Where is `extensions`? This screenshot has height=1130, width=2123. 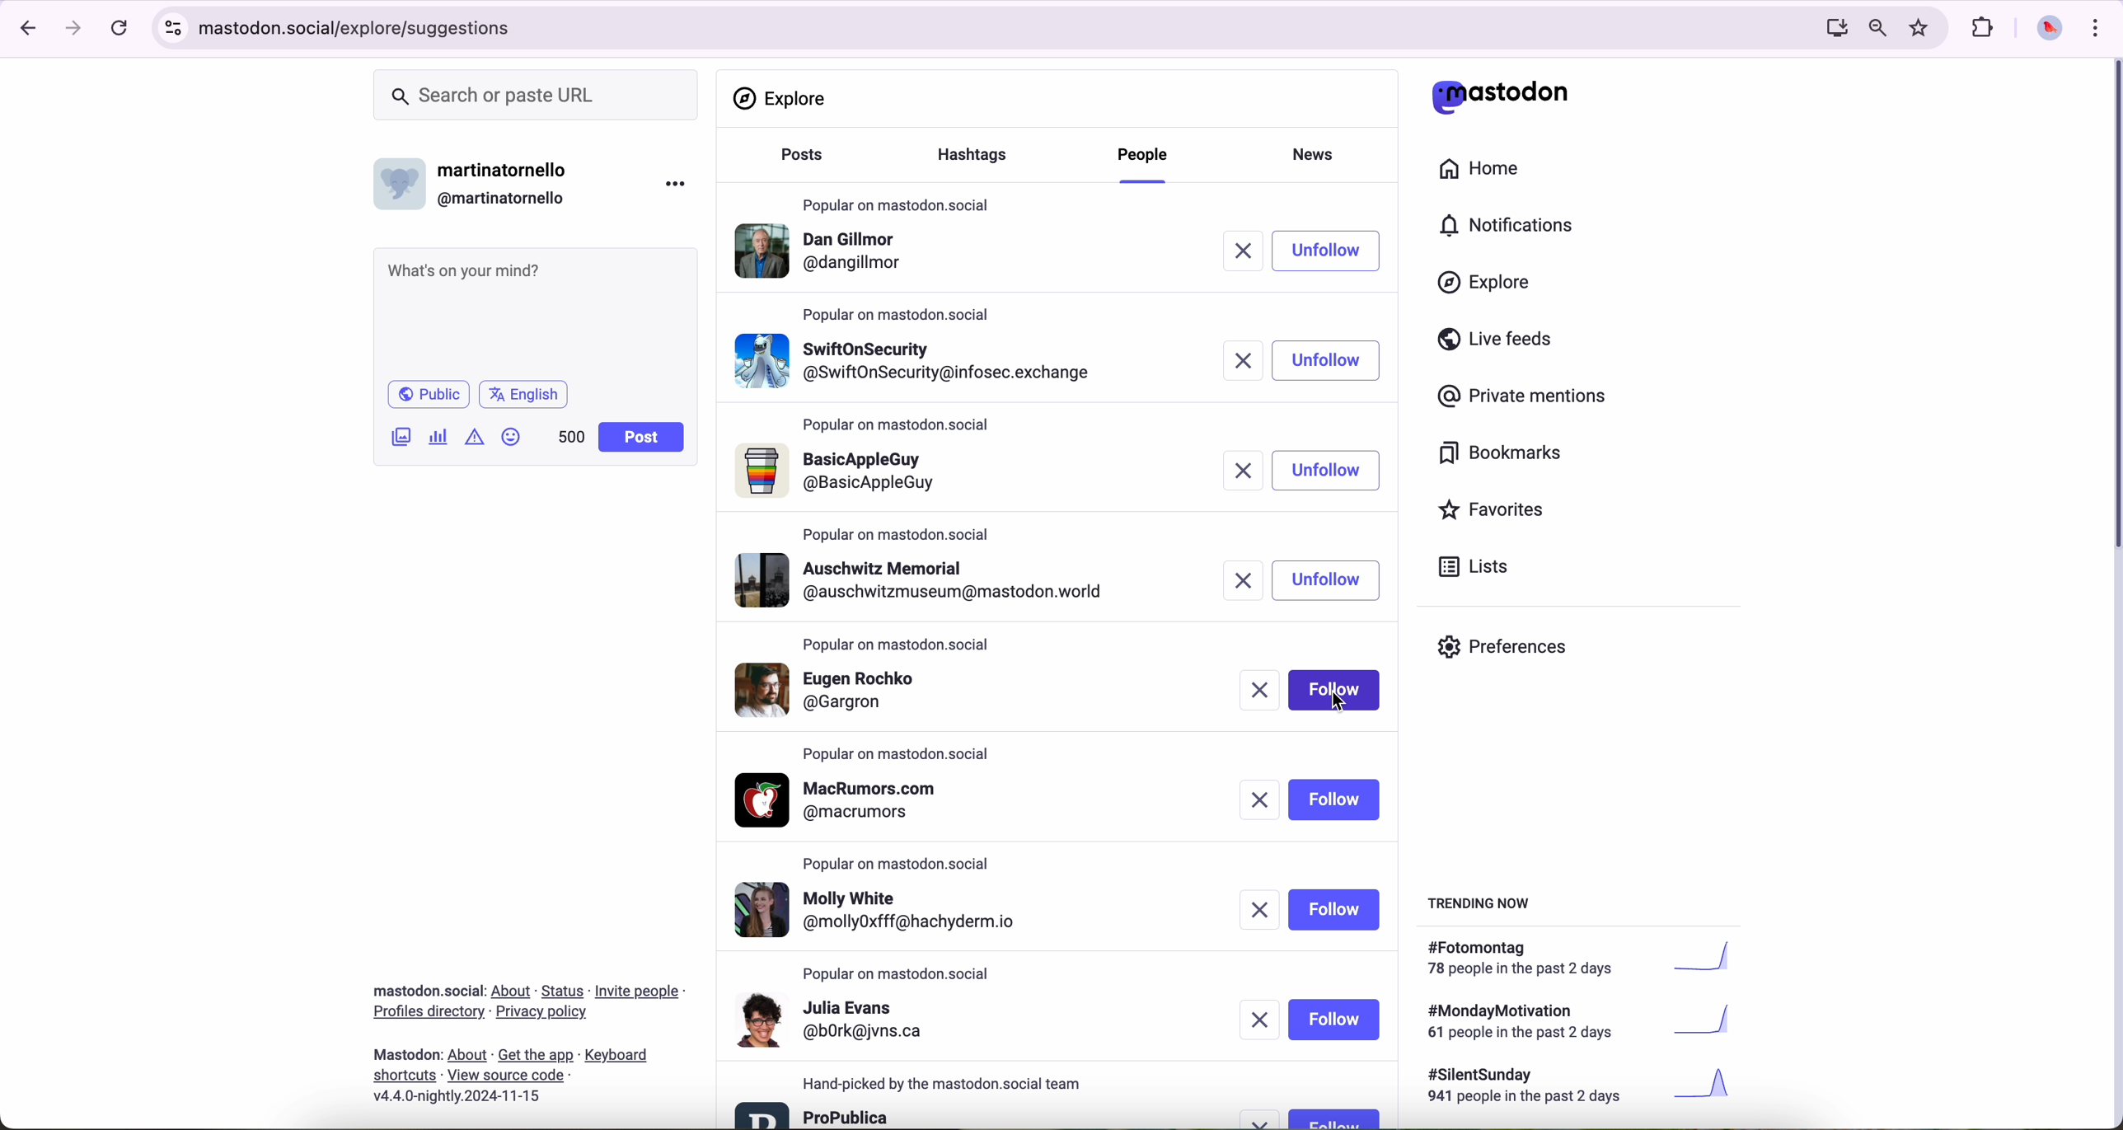 extensions is located at coordinates (1985, 28).